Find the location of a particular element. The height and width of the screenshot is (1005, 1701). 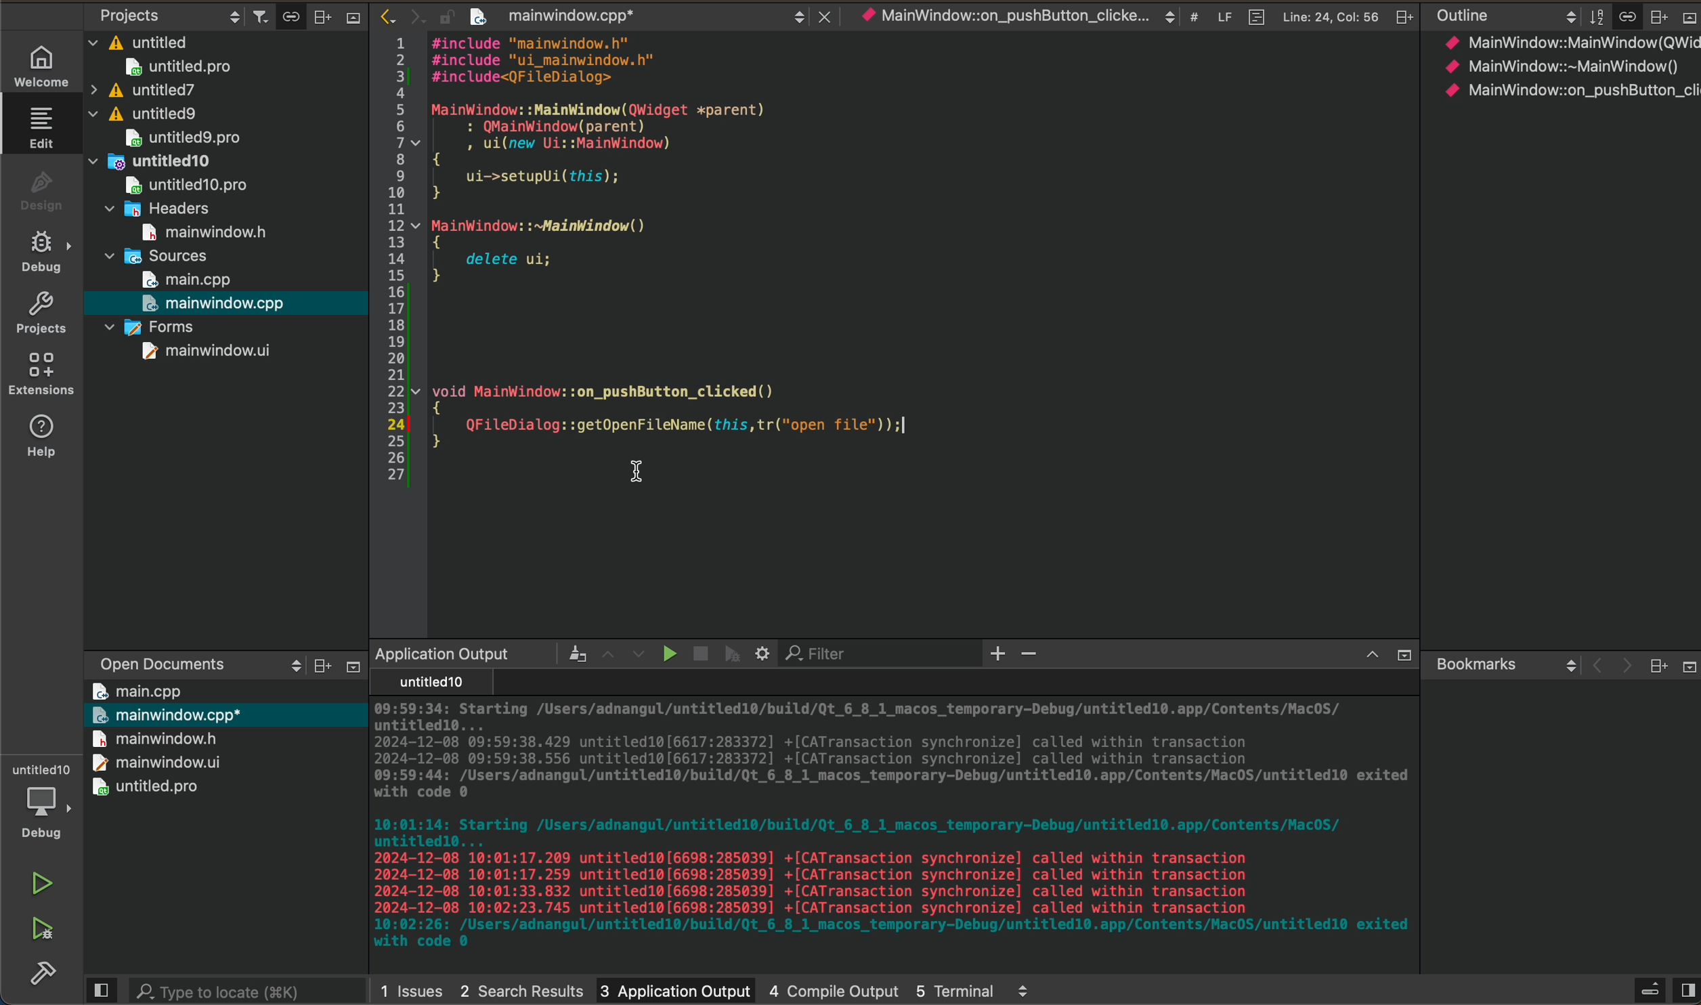

debug is located at coordinates (733, 654).